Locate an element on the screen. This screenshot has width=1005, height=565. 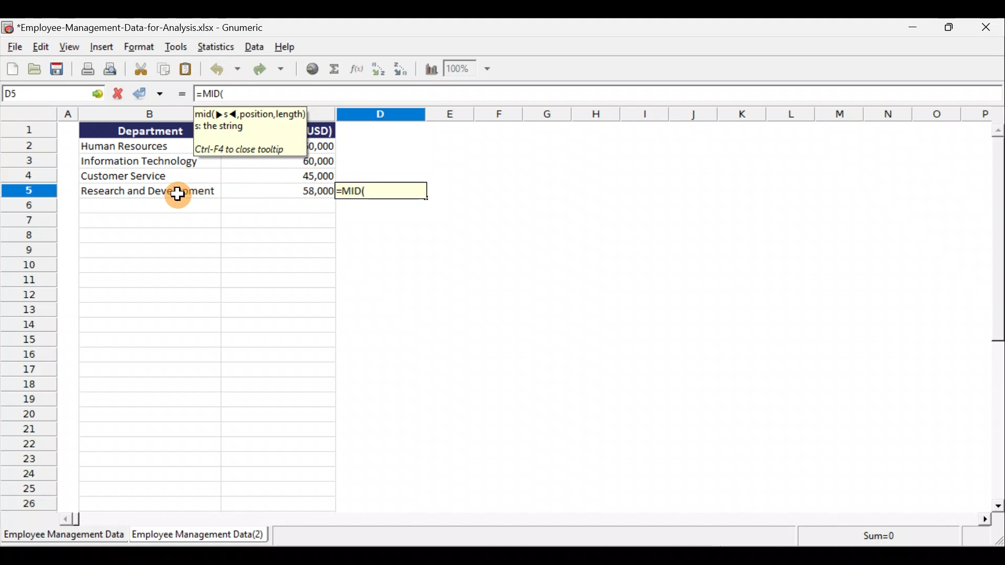
Cut selection is located at coordinates (140, 70).